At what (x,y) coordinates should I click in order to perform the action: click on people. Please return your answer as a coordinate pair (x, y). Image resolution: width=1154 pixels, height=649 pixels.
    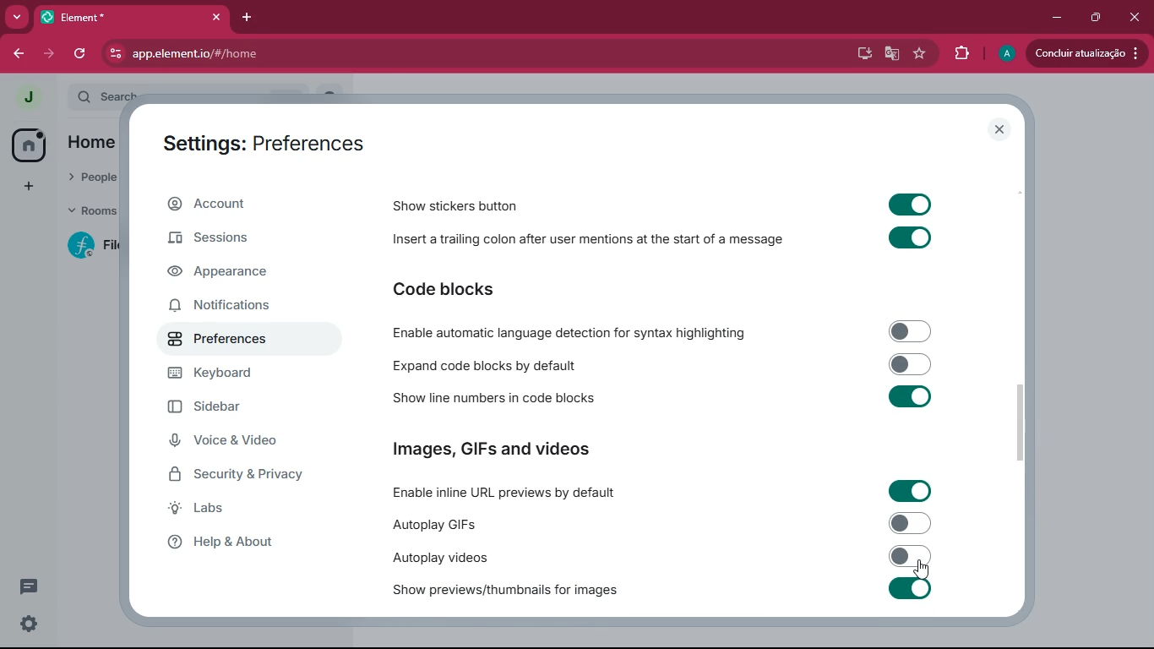
    Looking at the image, I should click on (93, 178).